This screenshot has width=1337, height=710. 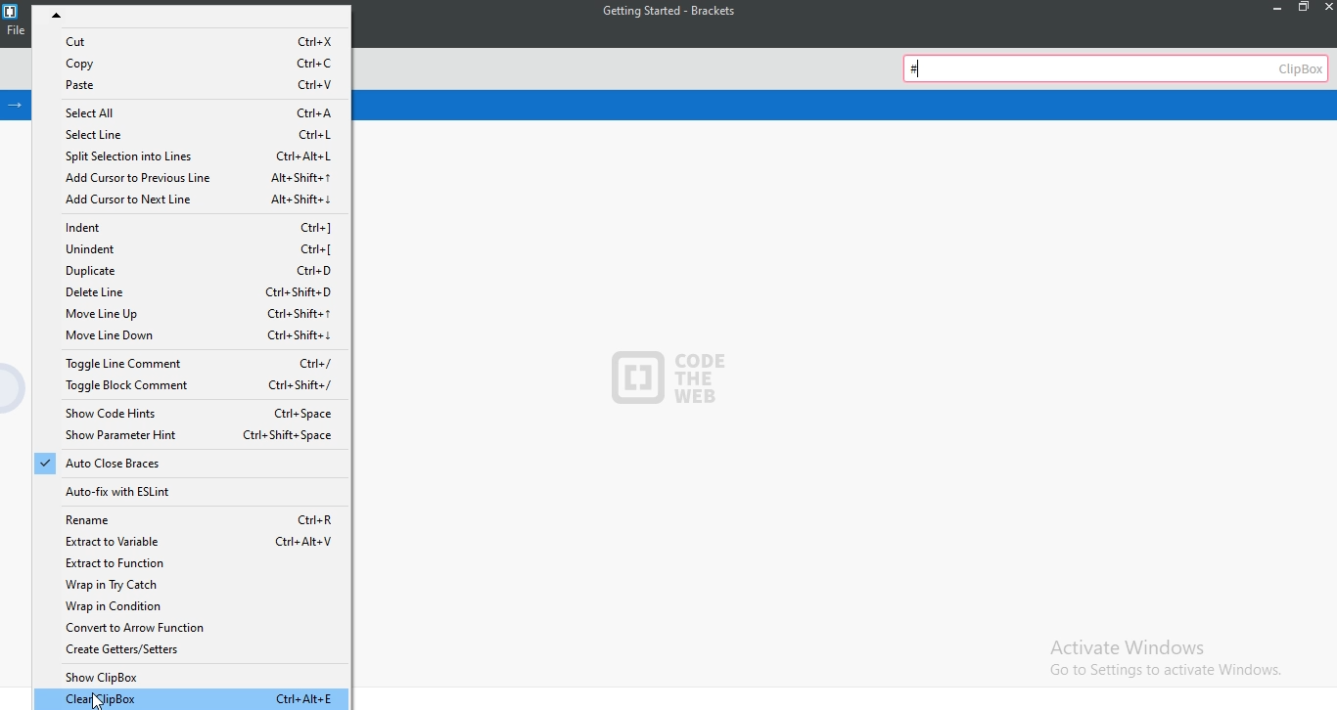 What do you see at coordinates (195, 562) in the screenshot?
I see `Extract to function` at bounding box center [195, 562].